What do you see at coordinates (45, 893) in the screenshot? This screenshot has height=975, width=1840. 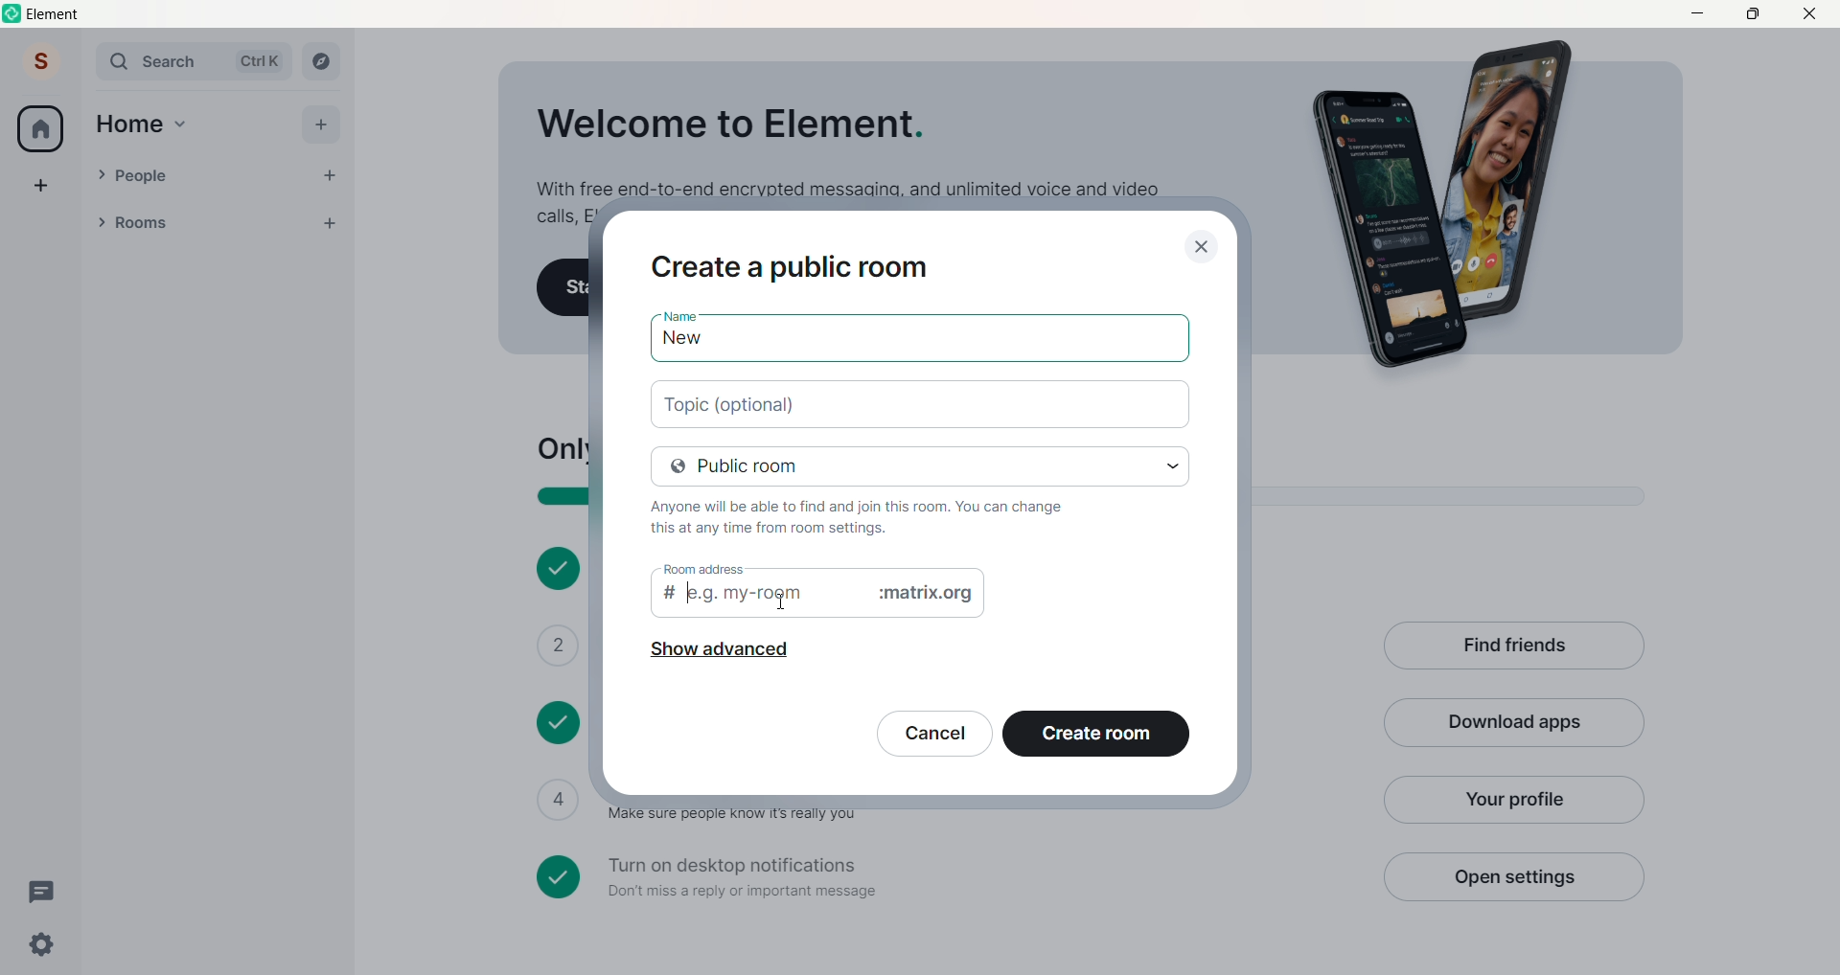 I see `Threads` at bounding box center [45, 893].